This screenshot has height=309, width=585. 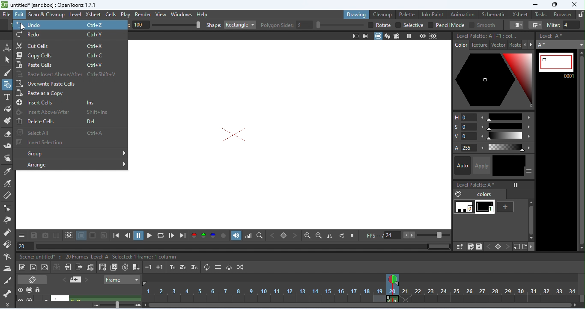 What do you see at coordinates (69, 46) in the screenshot?
I see `cut cells` at bounding box center [69, 46].